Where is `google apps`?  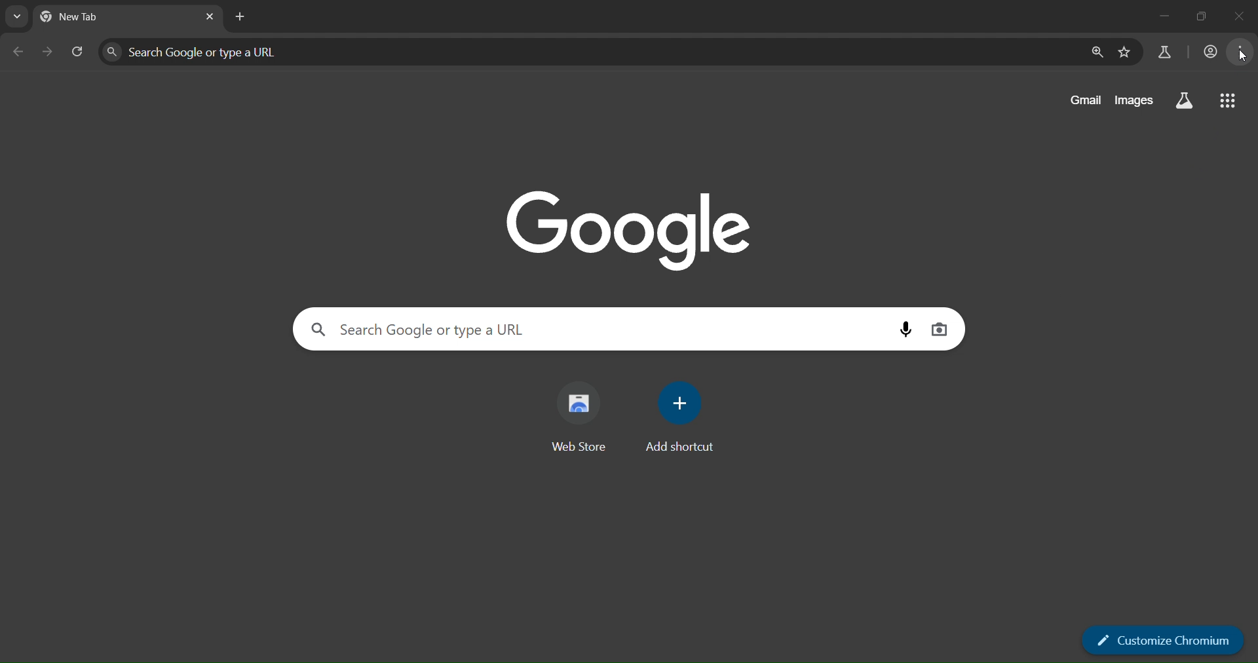
google apps is located at coordinates (1230, 102).